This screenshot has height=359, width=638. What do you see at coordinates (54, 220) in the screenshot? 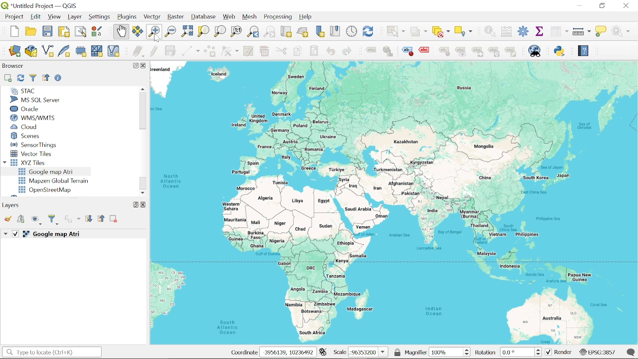
I see `Filter legend` at bounding box center [54, 220].